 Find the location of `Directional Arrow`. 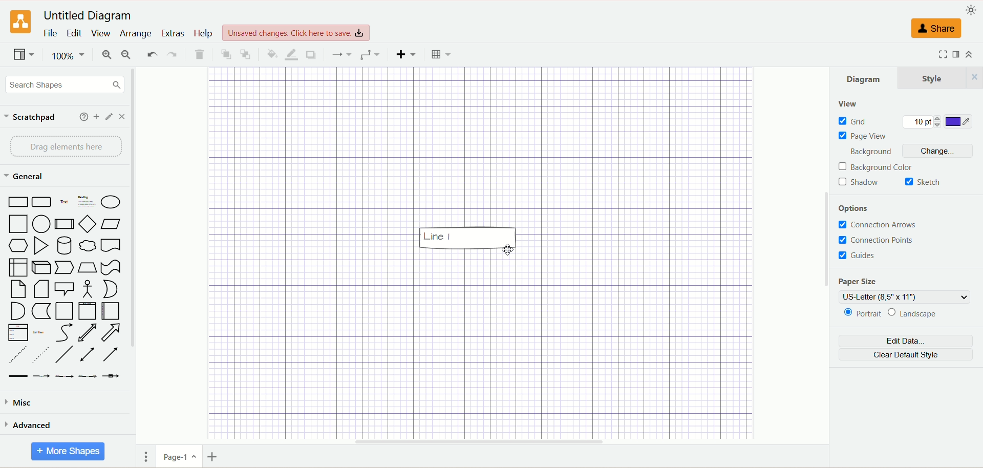

Directional Arrow is located at coordinates (110, 355).